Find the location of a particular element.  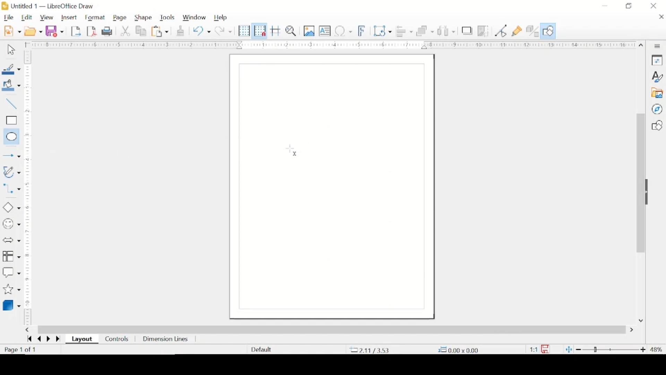

styles is located at coordinates (658, 76).